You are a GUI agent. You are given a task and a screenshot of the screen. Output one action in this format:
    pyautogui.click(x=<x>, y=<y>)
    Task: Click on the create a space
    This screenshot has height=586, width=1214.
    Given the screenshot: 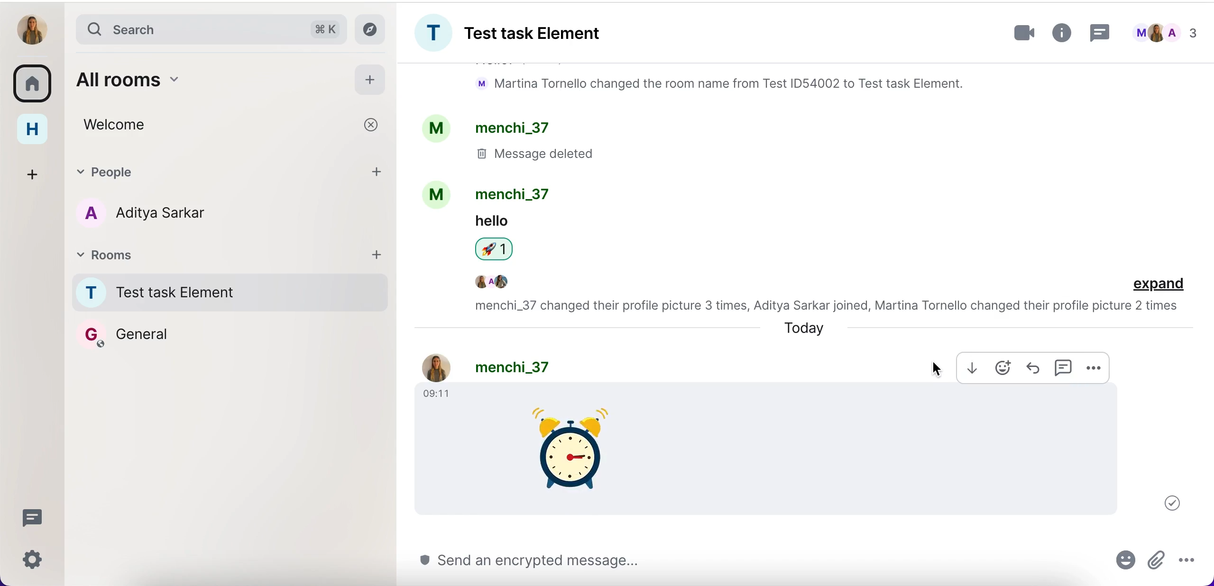 What is the action you would take?
    pyautogui.click(x=33, y=174)
    